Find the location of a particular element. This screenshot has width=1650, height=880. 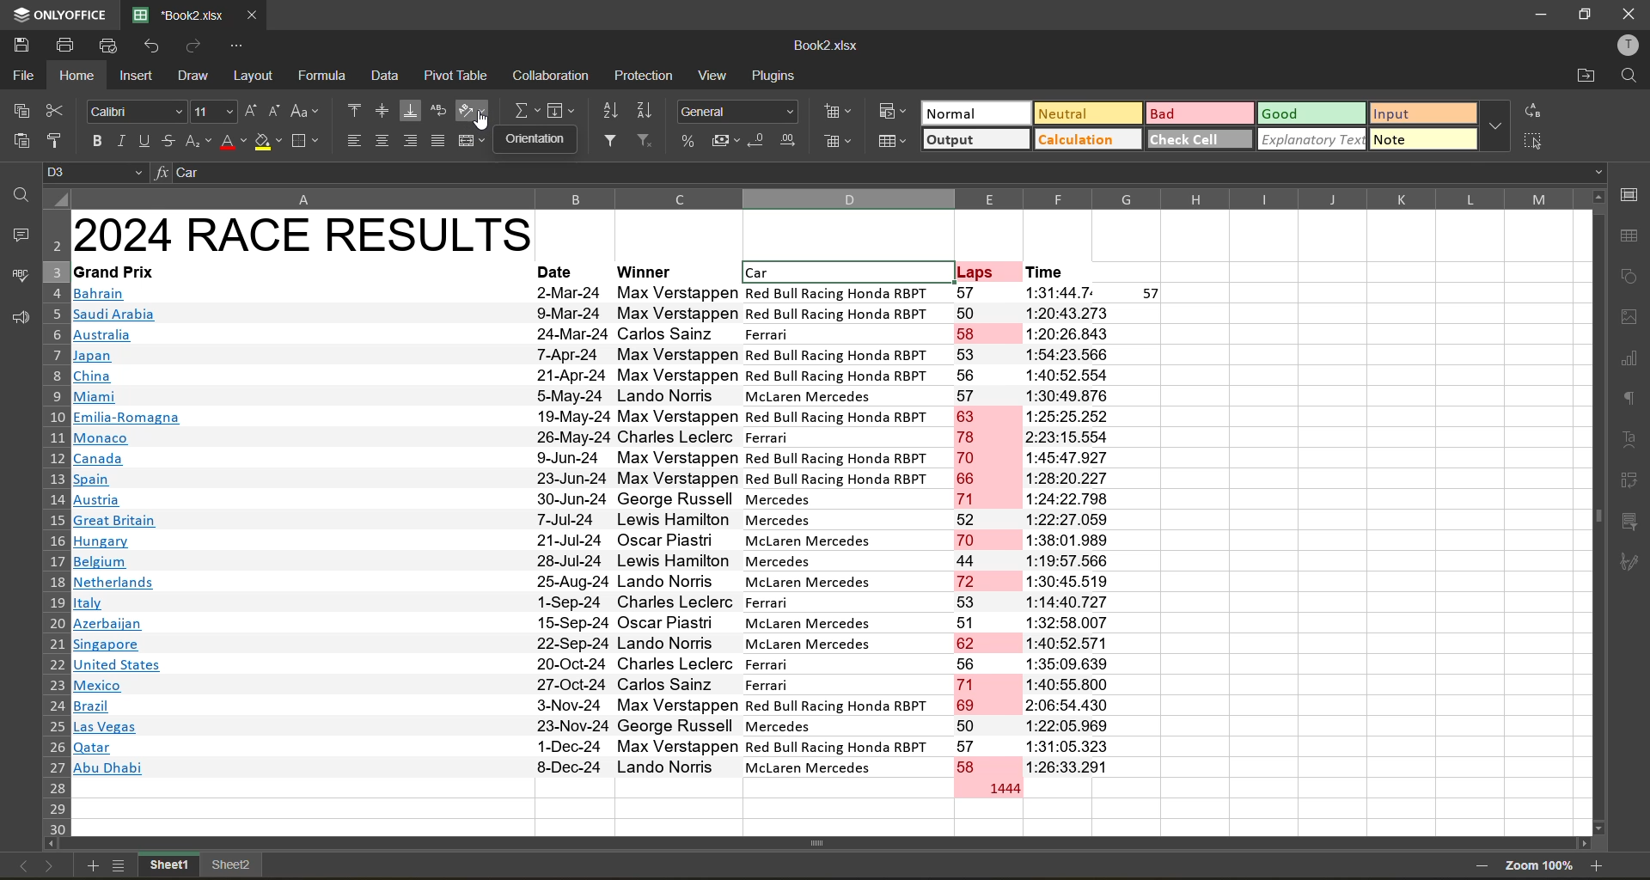

cut is located at coordinates (56, 109).